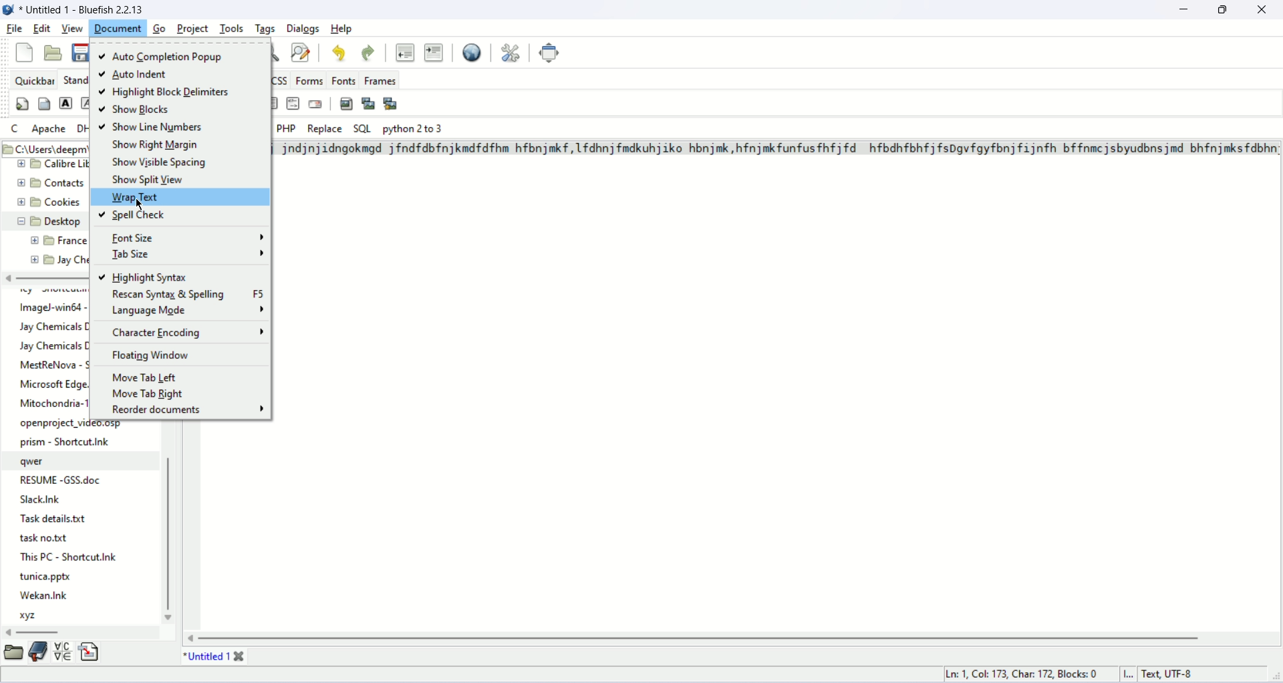  What do you see at coordinates (164, 164) in the screenshot?
I see `show visible spacing` at bounding box center [164, 164].